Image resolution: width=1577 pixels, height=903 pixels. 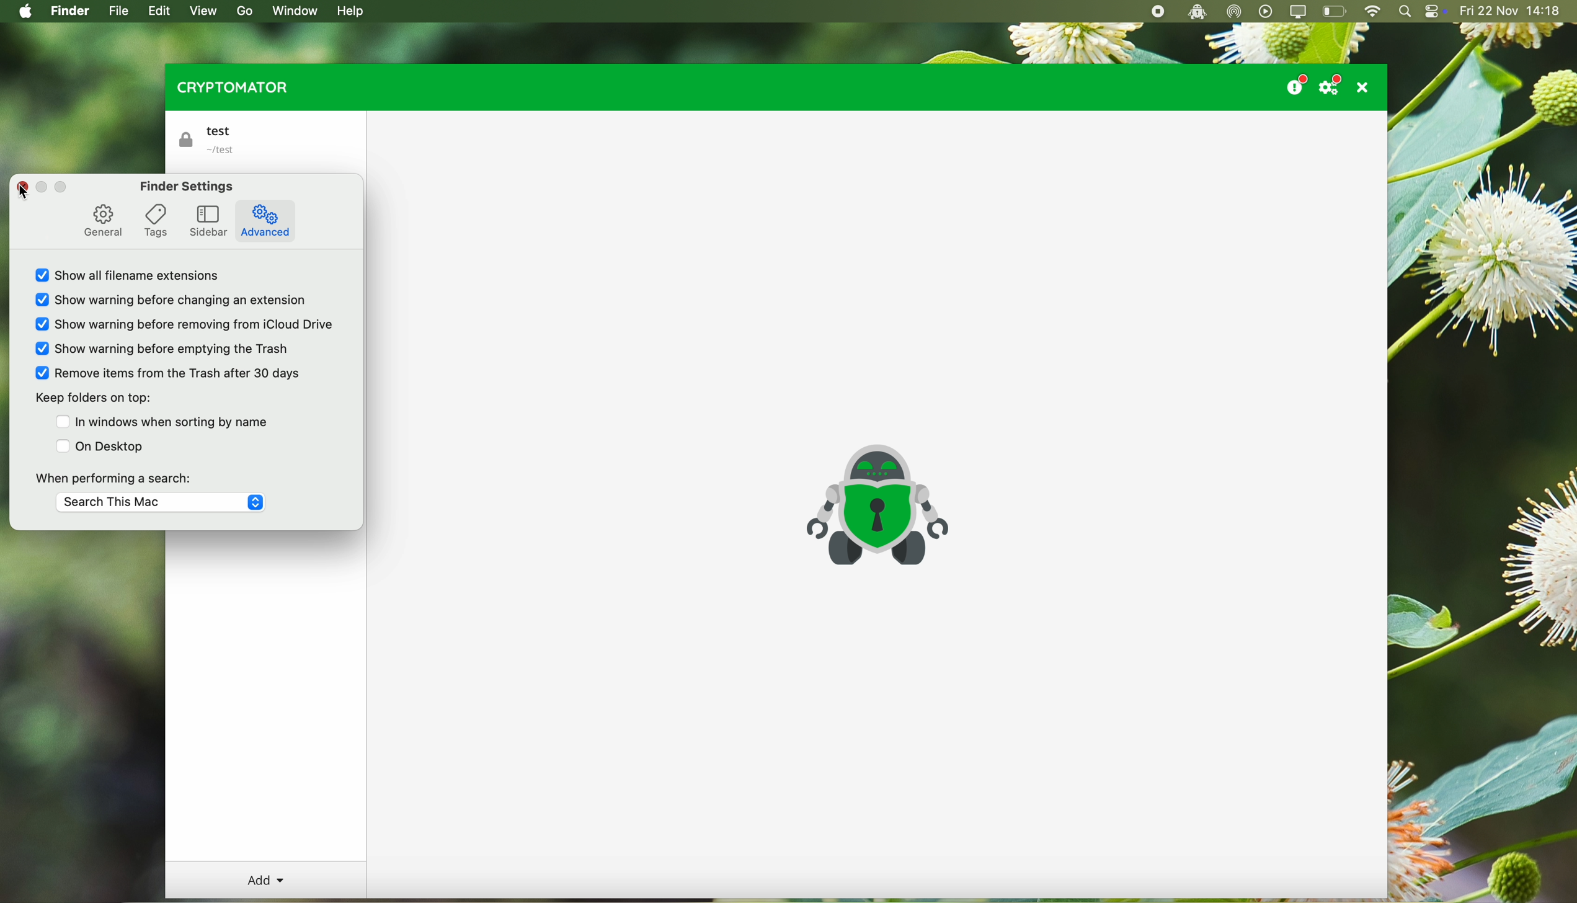 I want to click on stop recording, so click(x=1155, y=12).